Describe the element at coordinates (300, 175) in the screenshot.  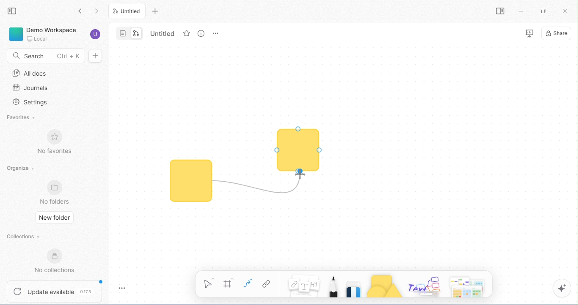
I see `cursor` at that location.